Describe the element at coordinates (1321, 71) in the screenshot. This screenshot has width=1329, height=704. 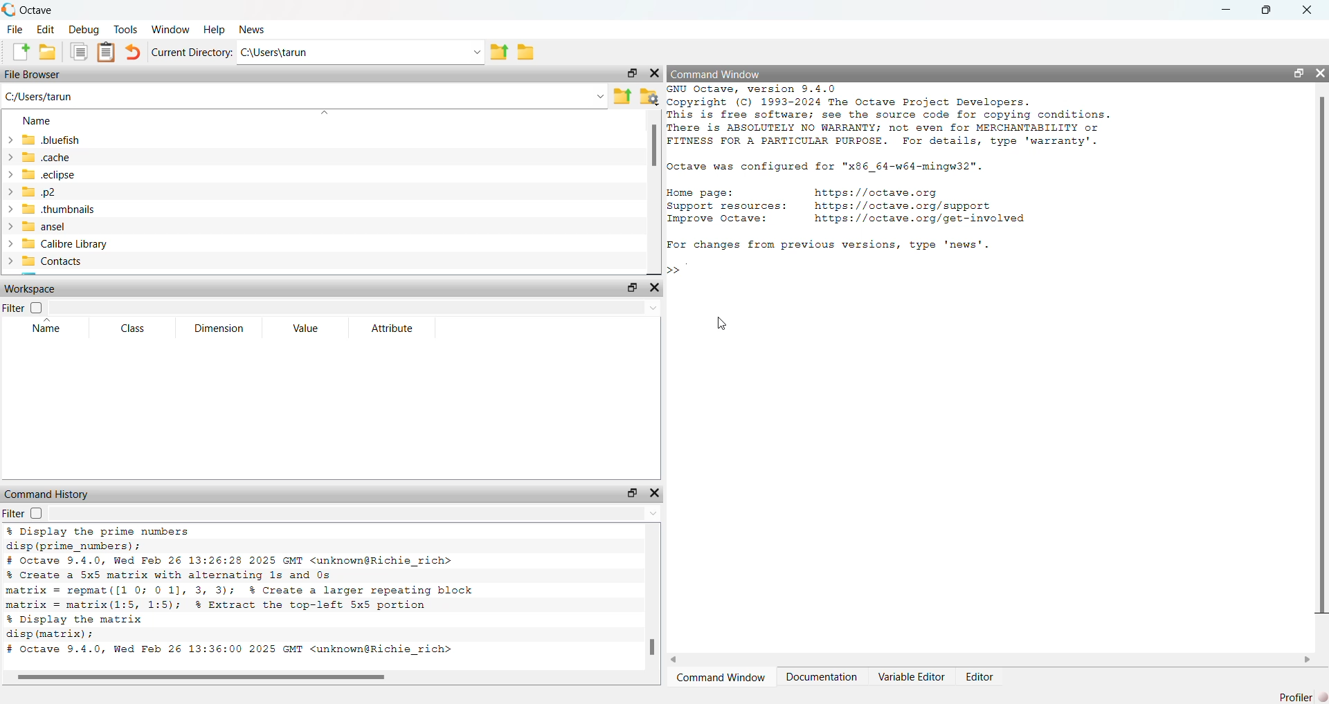
I see `hide widget` at that location.